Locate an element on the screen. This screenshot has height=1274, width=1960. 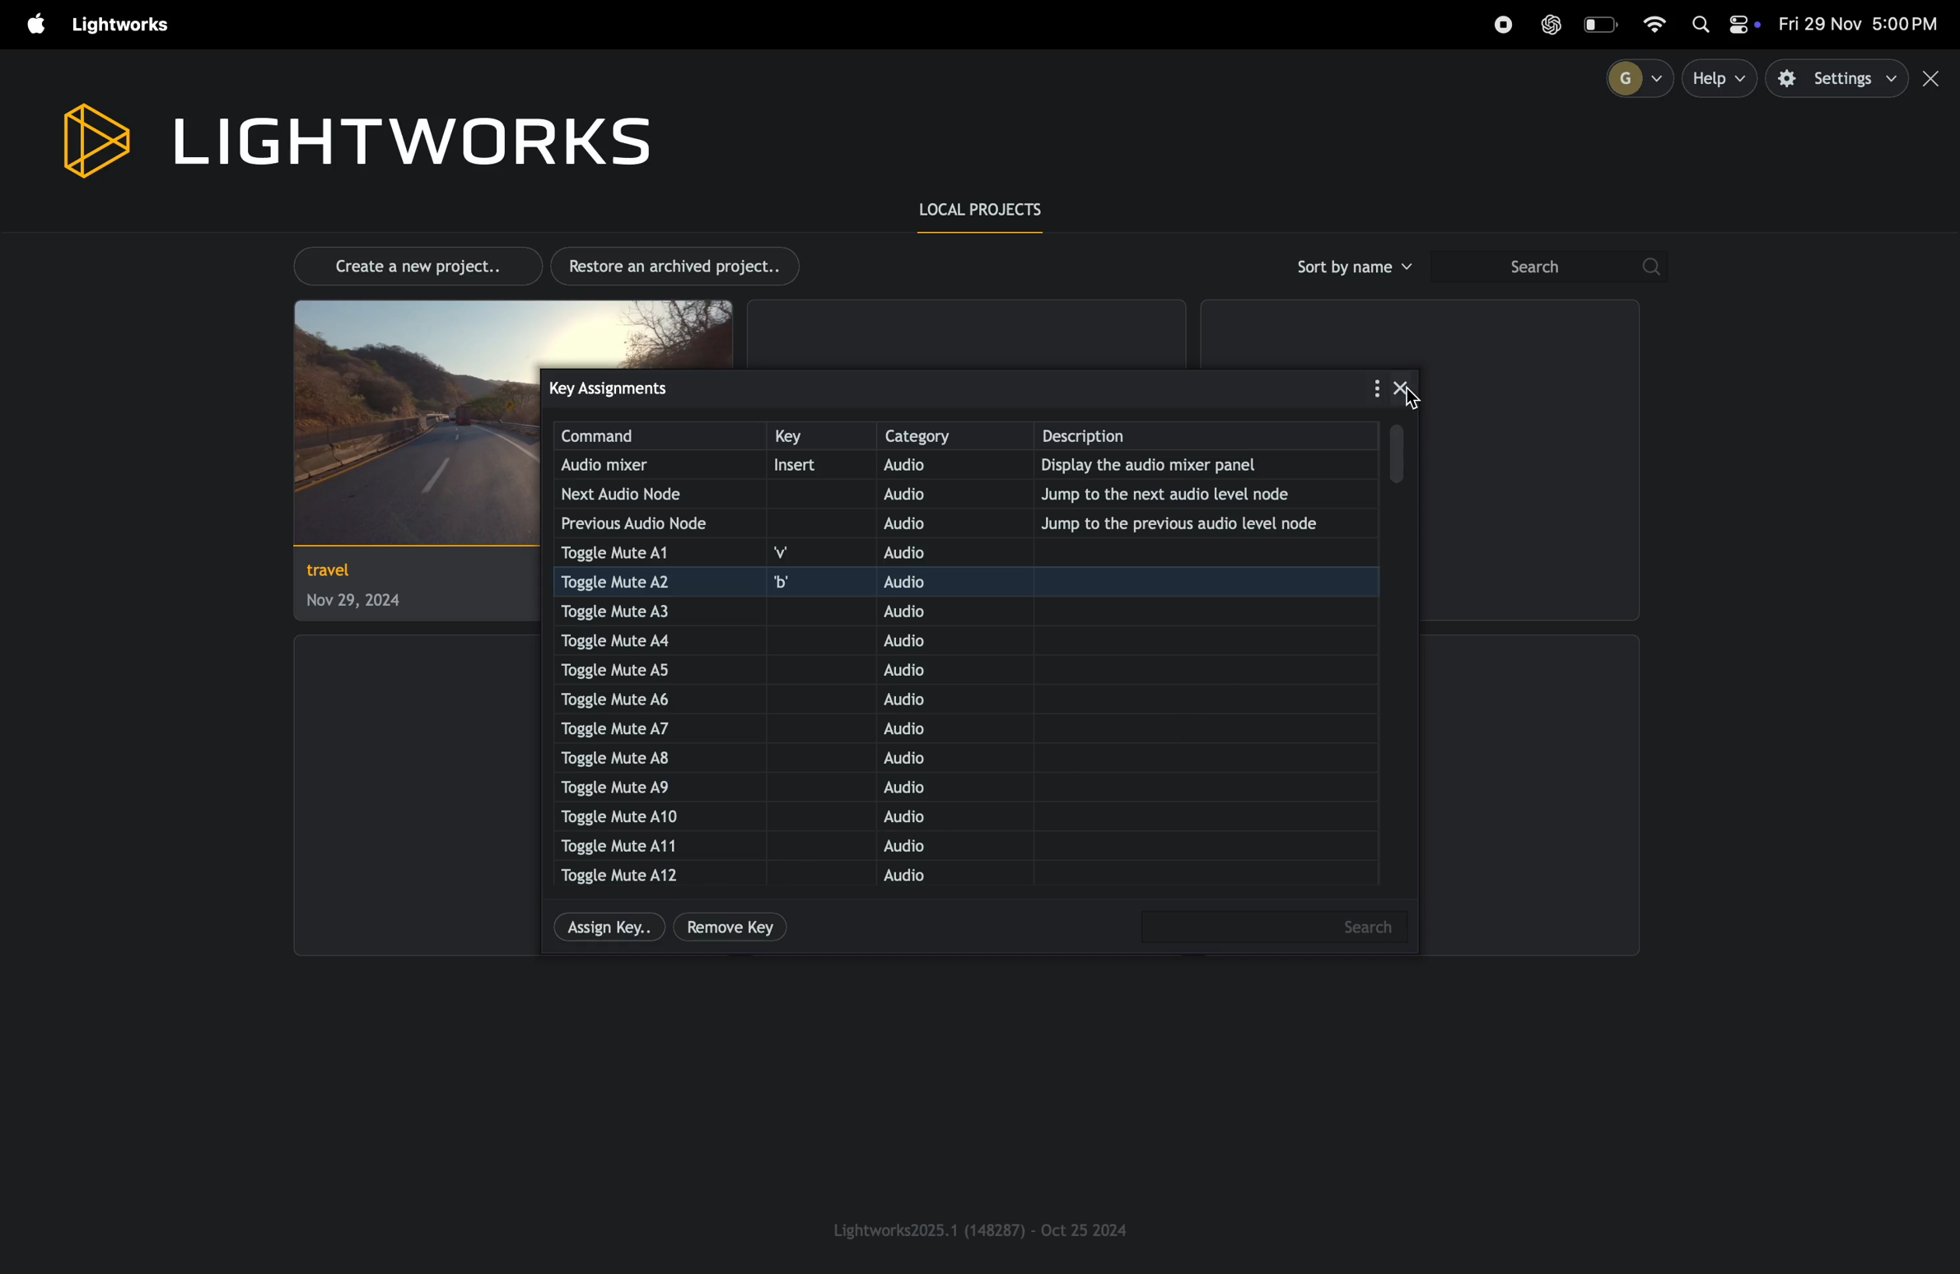
toggle mute A11 is located at coordinates (632, 844).